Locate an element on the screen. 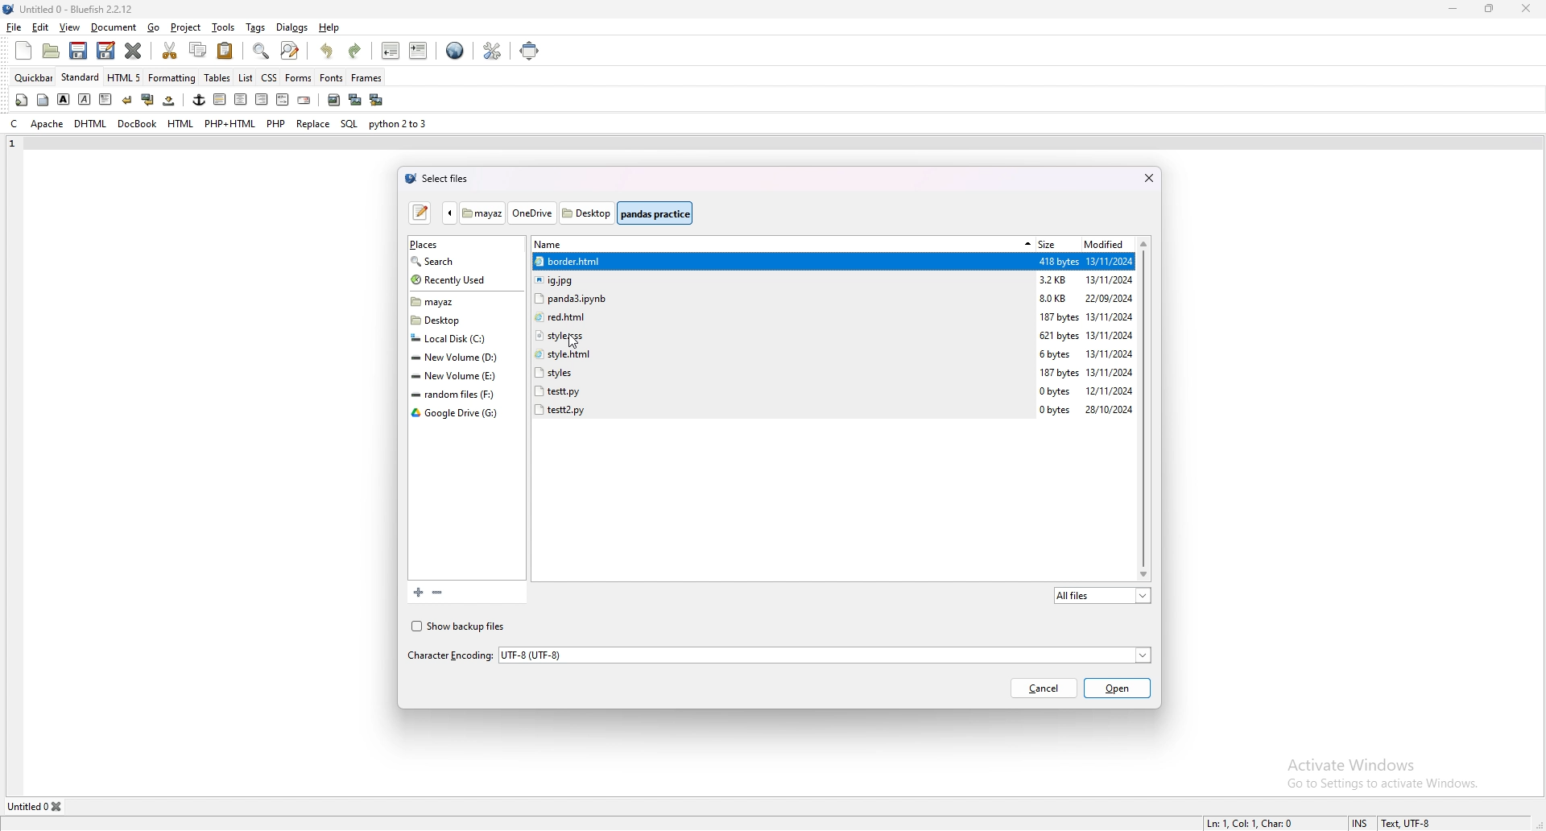 The width and height of the screenshot is (1546, 831). 13/11/2024 is located at coordinates (1109, 335).